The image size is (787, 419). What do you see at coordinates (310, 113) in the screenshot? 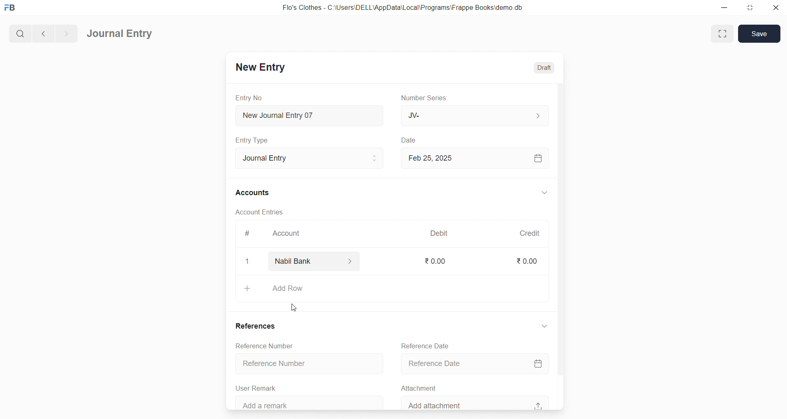
I see `New Journal Entry 07` at bounding box center [310, 113].